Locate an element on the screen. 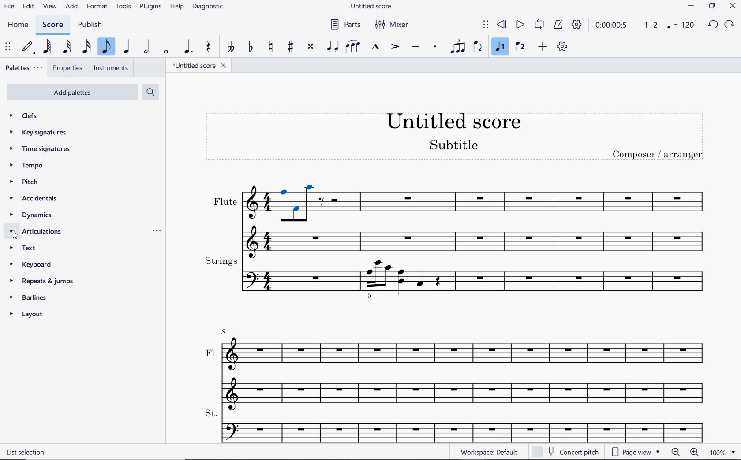 The height and width of the screenshot is (460, 741). strings is located at coordinates (456, 276).